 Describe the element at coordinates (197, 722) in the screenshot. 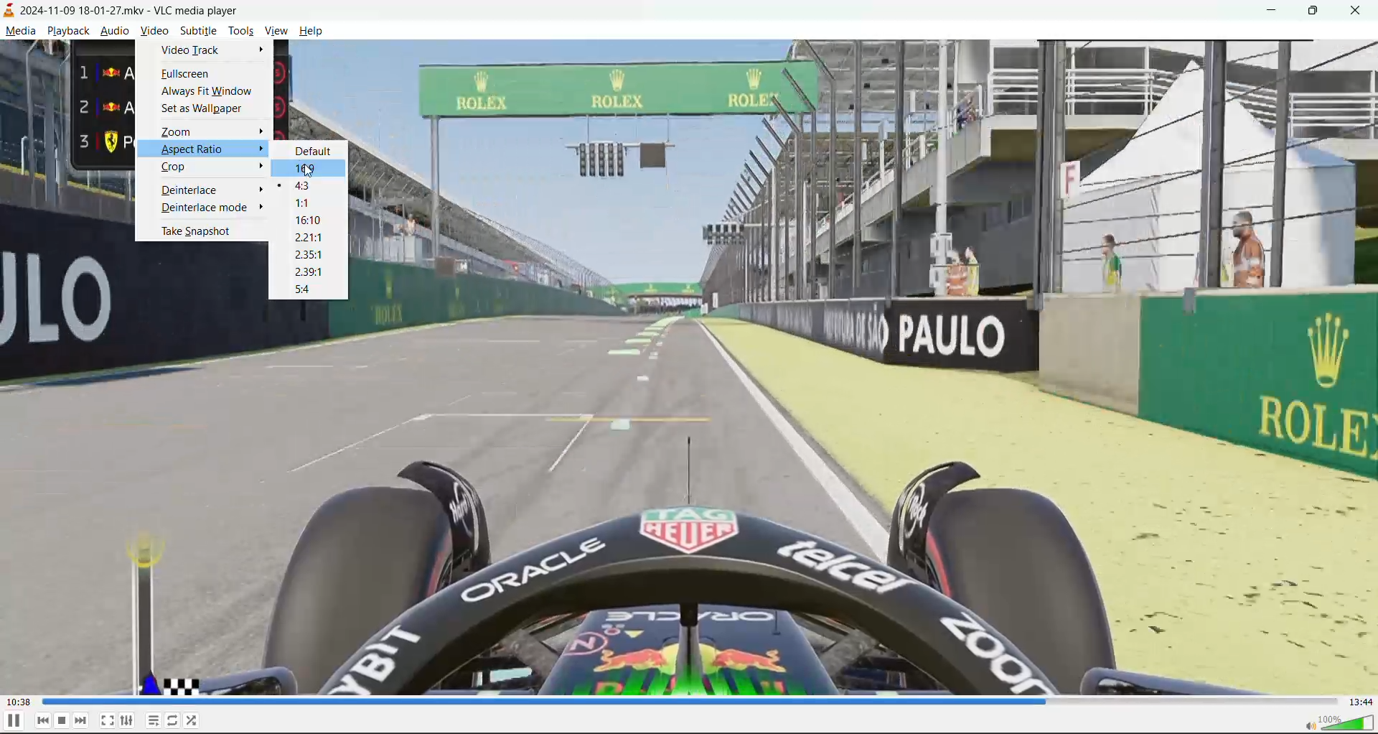

I see `random` at that location.